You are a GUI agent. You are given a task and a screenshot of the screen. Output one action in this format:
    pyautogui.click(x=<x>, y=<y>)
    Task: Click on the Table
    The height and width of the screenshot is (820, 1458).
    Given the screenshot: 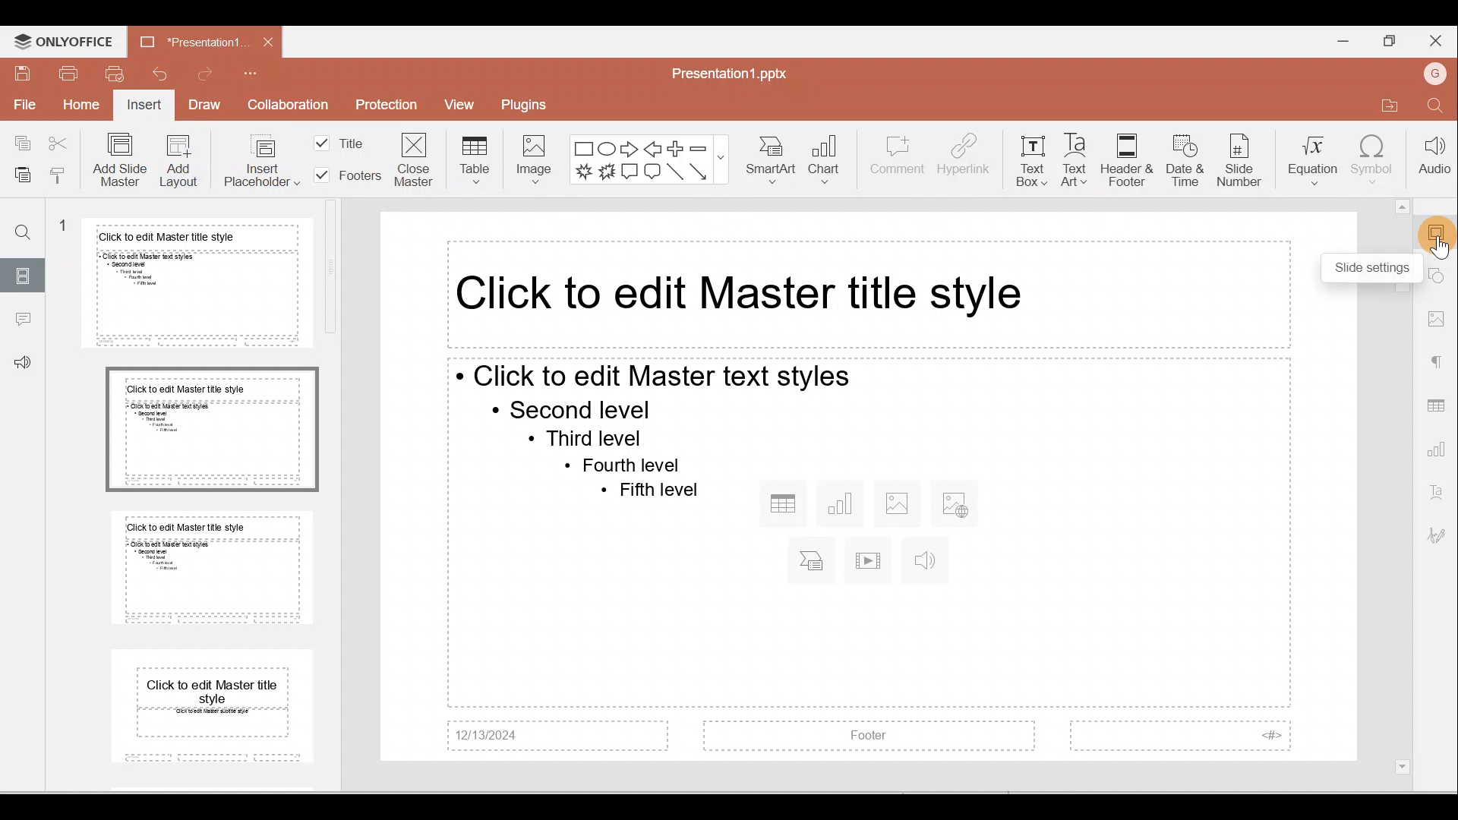 What is the action you would take?
    pyautogui.click(x=471, y=157)
    